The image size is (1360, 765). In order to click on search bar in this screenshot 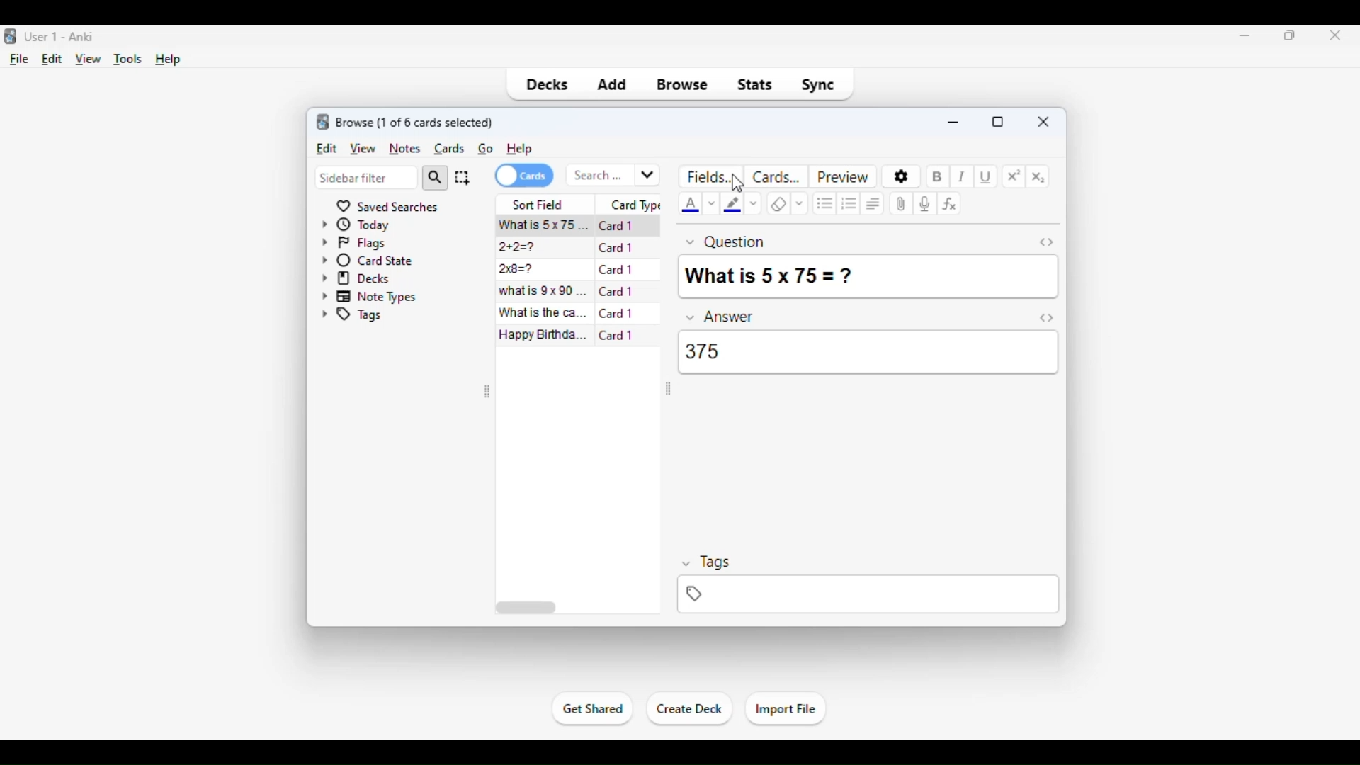, I will do `click(613, 176)`.